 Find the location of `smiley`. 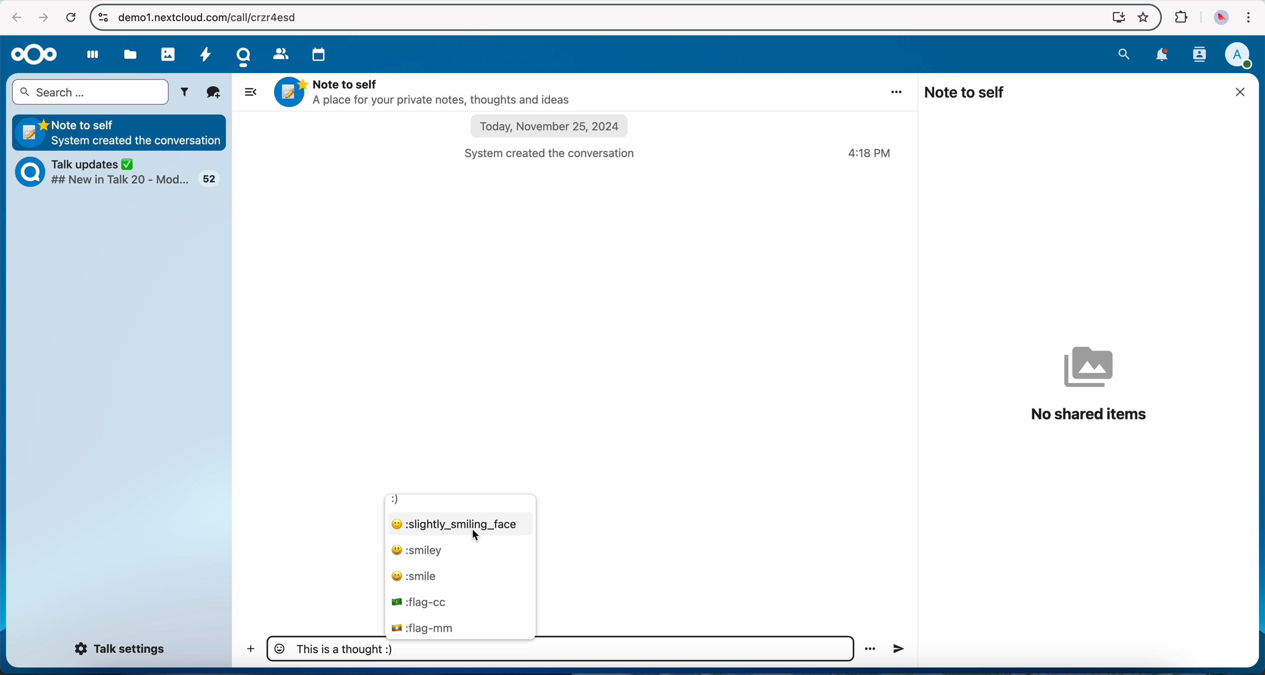

smiley is located at coordinates (421, 551).